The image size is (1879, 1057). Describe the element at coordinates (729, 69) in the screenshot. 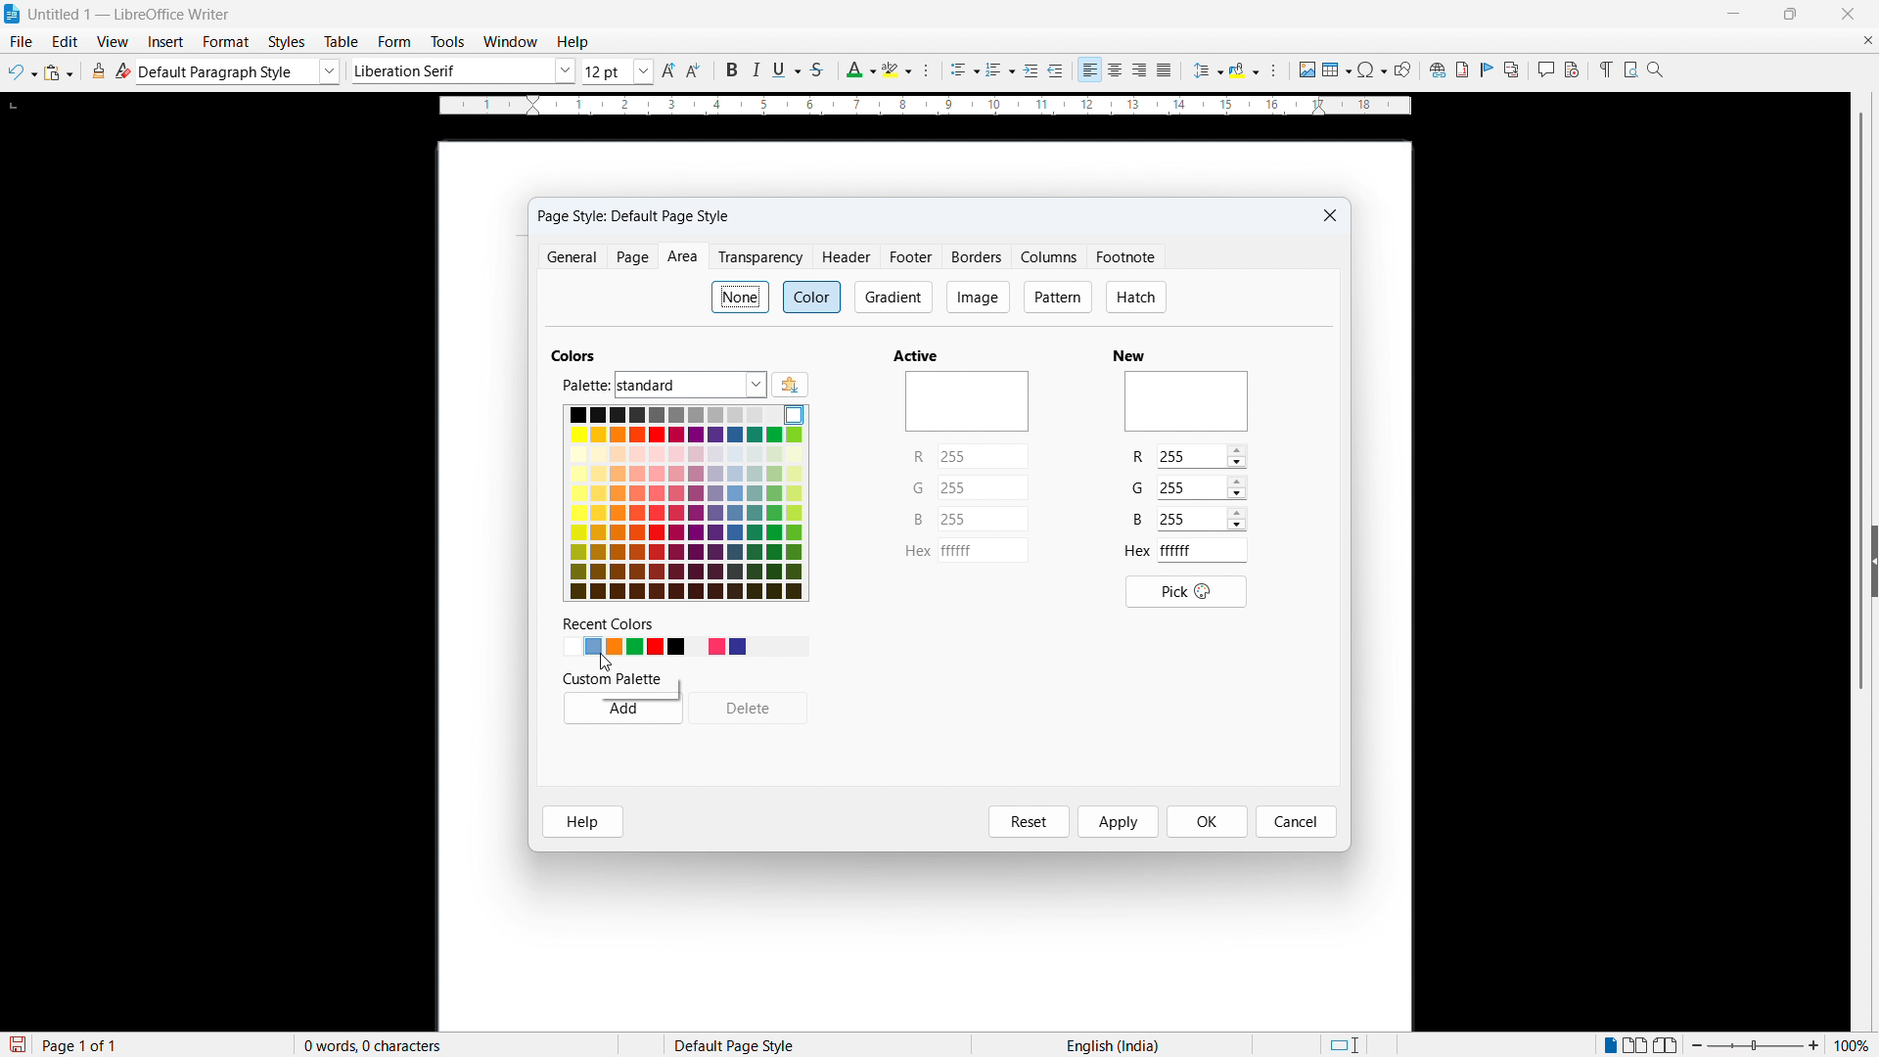

I see `Bold ` at that location.